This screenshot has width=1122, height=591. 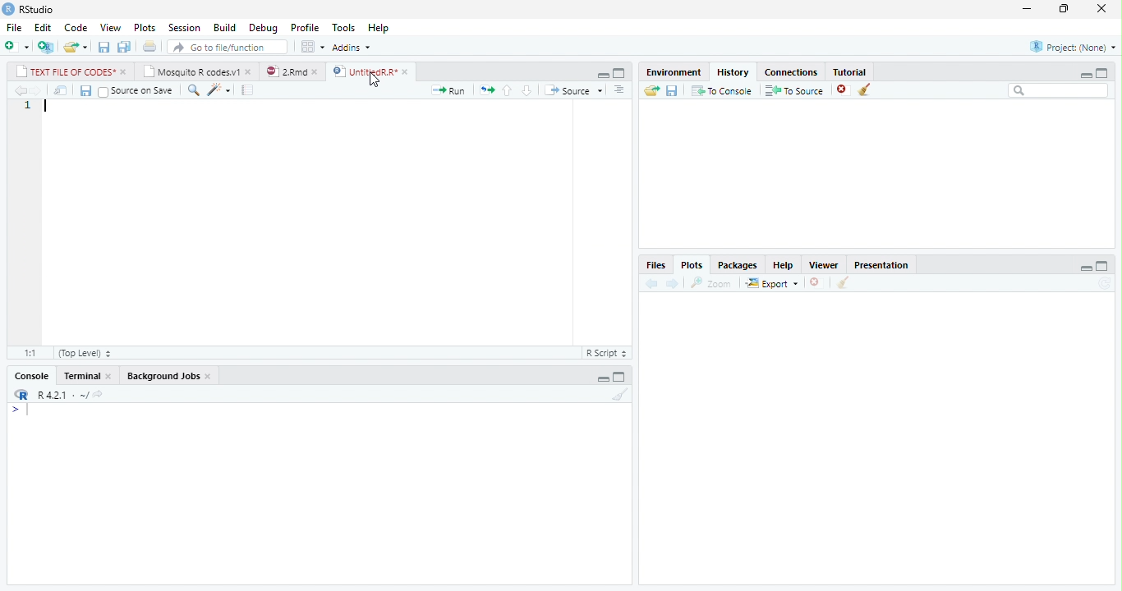 I want to click on Debug, so click(x=264, y=28).